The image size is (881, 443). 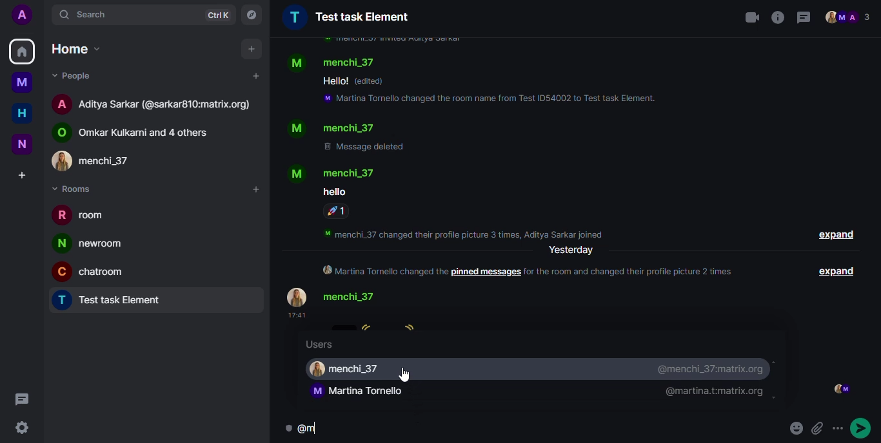 What do you see at coordinates (372, 81) in the screenshot?
I see `edited` at bounding box center [372, 81].